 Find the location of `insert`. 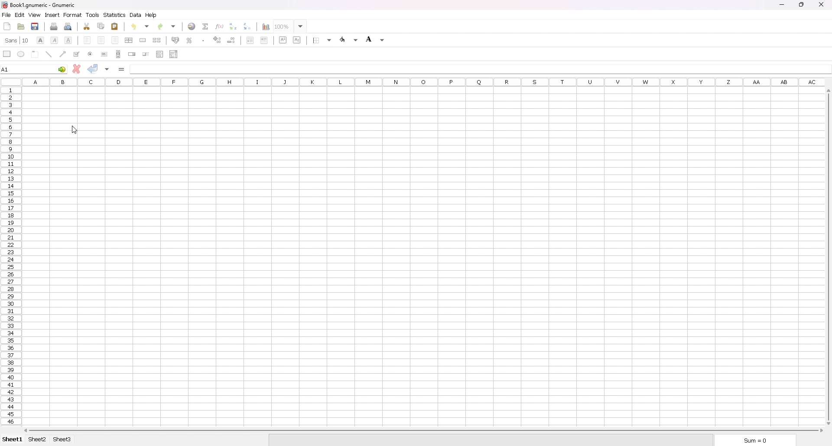

insert is located at coordinates (52, 15).